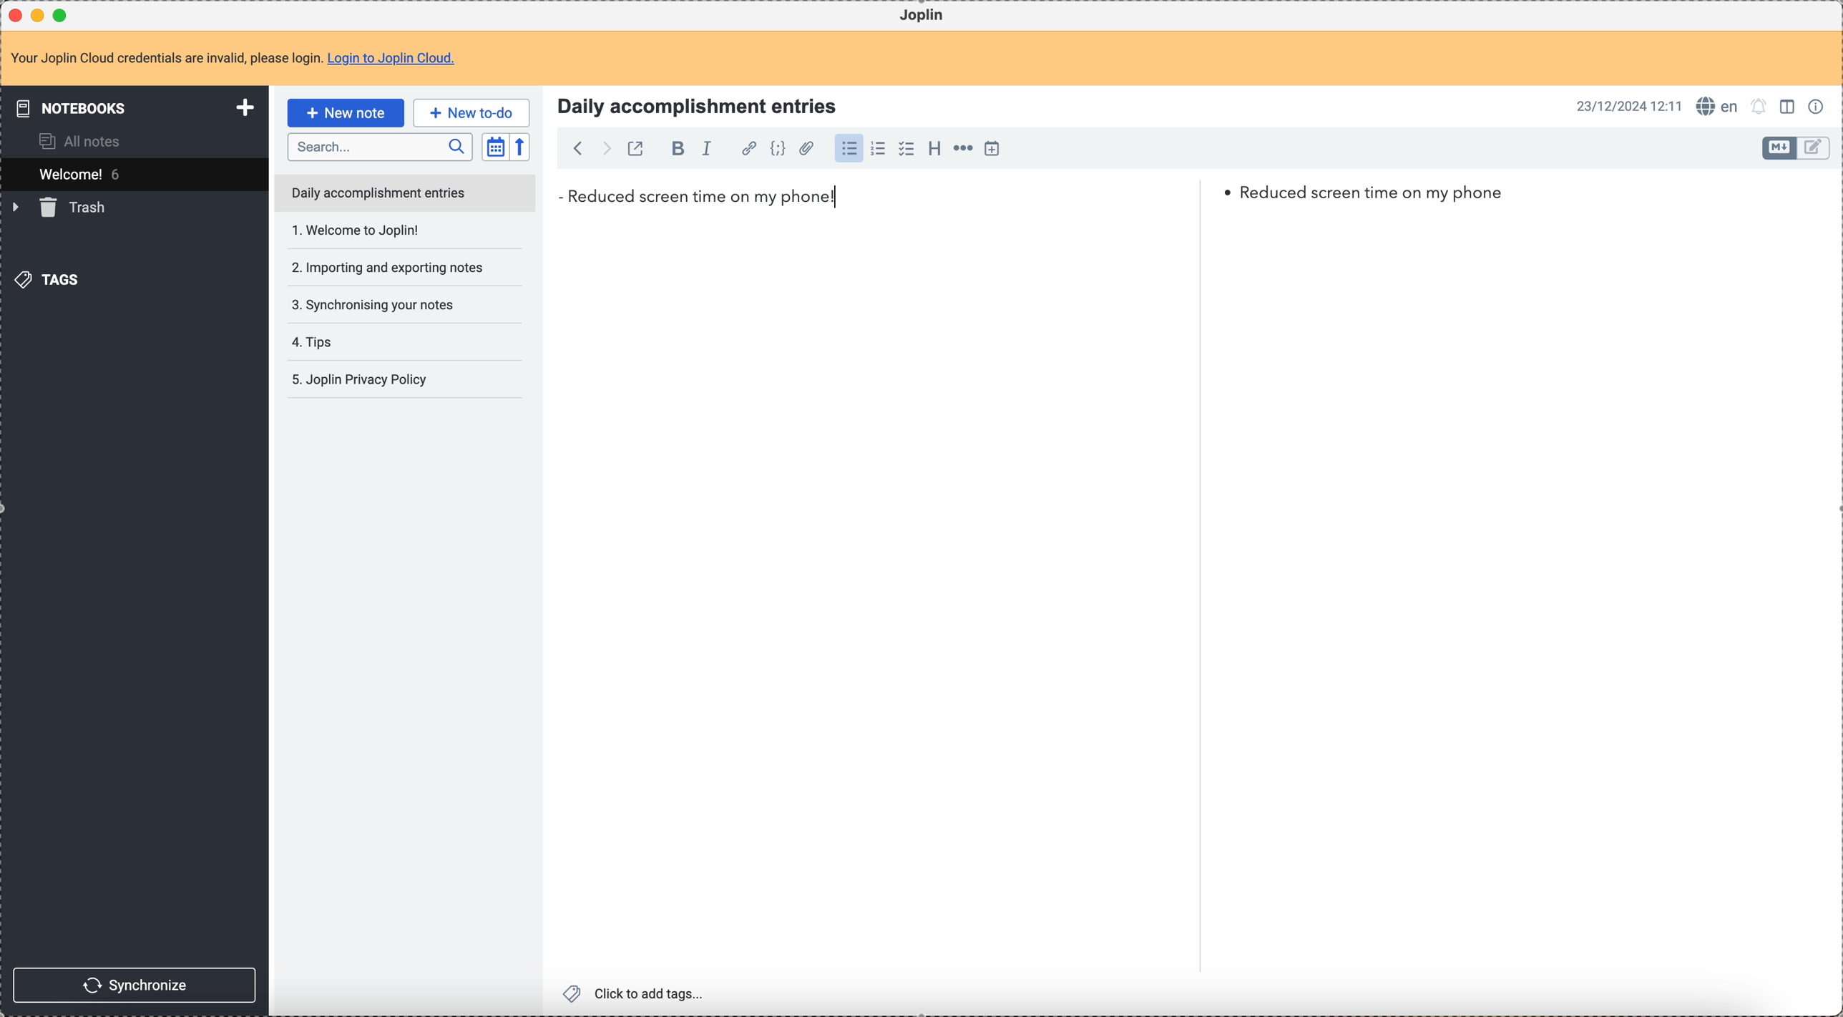  What do you see at coordinates (472, 112) in the screenshot?
I see `new to-do` at bounding box center [472, 112].